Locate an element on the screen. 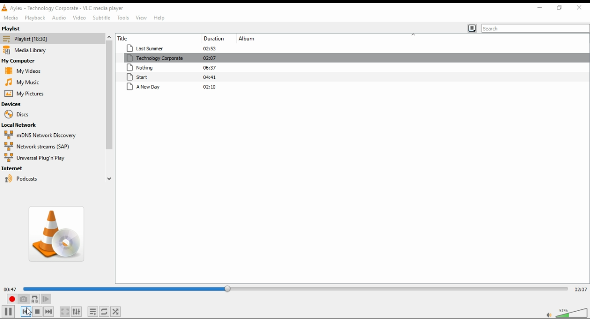 The height and width of the screenshot is (319, 590). 04:41 is located at coordinates (210, 77).